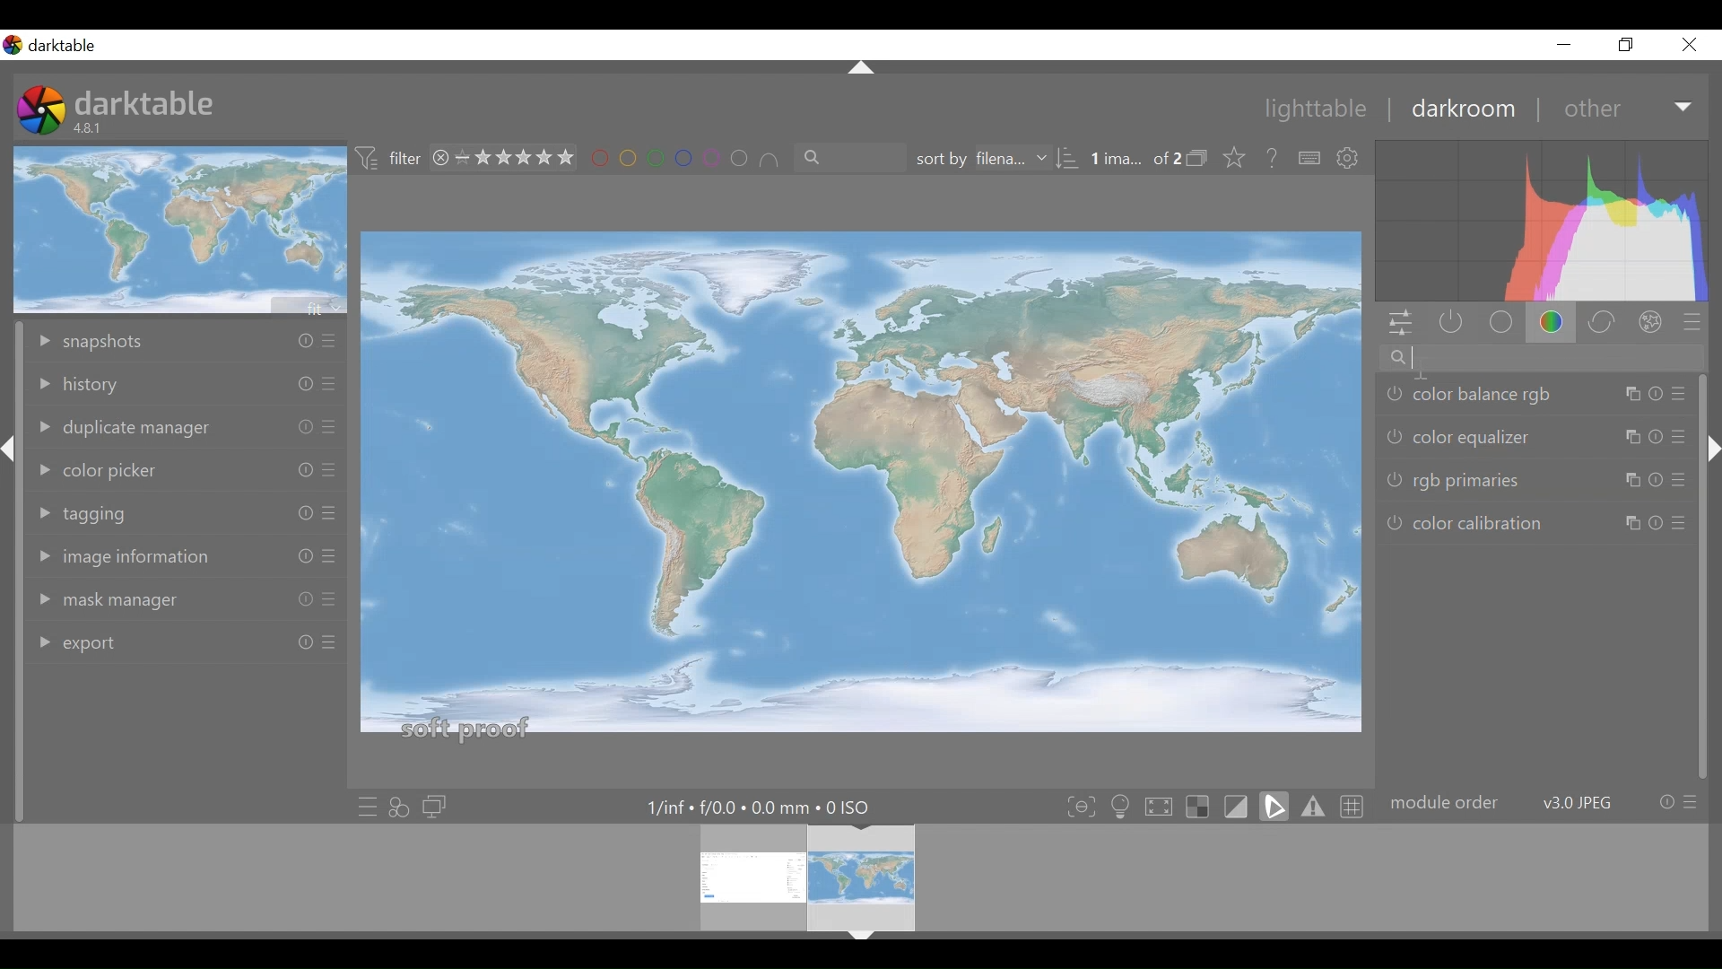 The height and width of the screenshot is (969, 1722). I want to click on correct, so click(1605, 324).